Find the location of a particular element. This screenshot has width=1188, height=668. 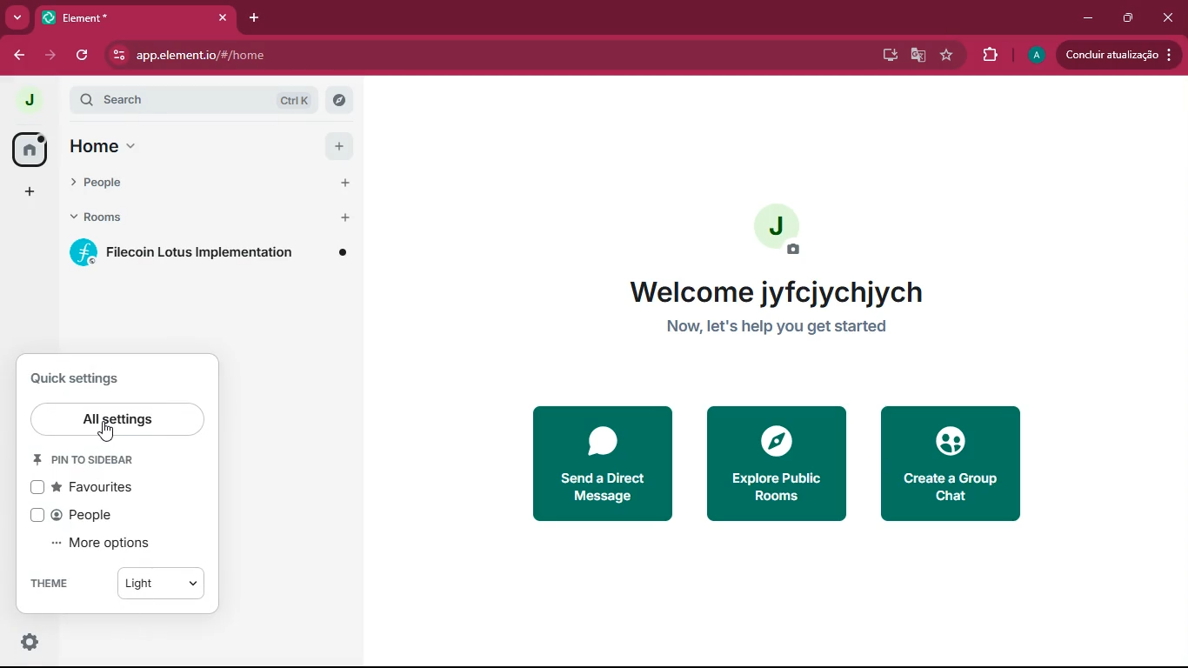

tab is located at coordinates (126, 18).